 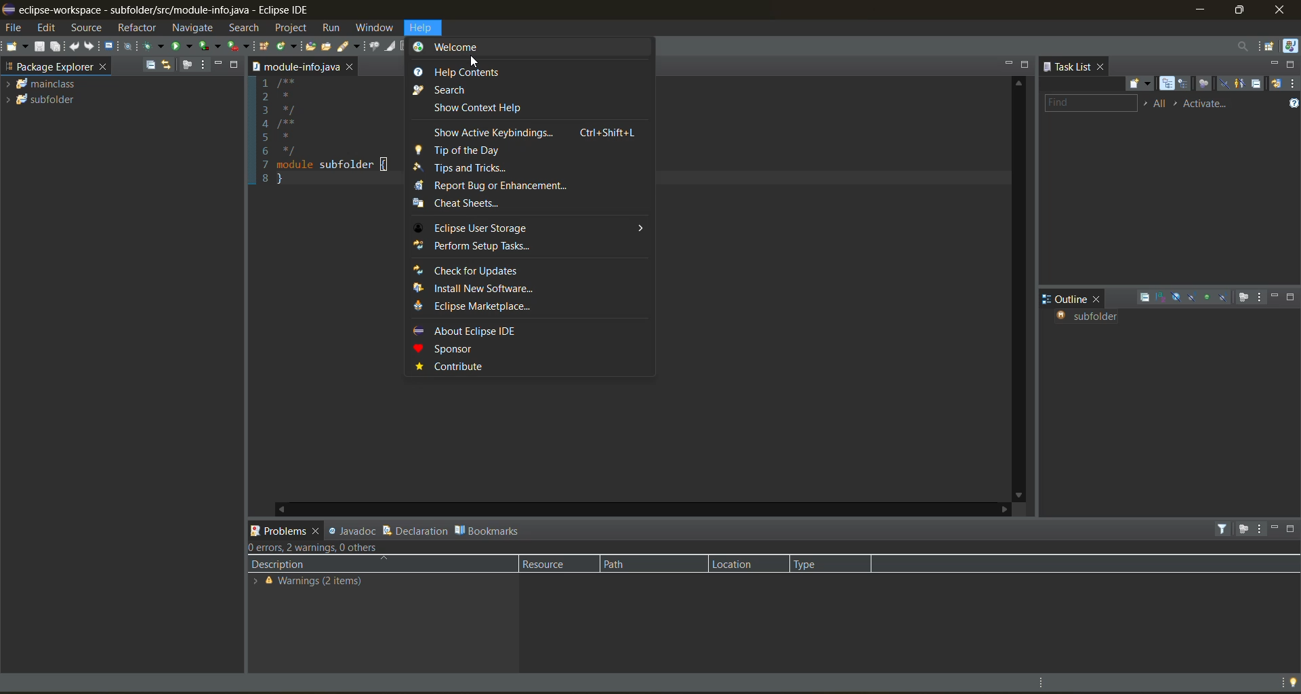 I want to click on access commands and other items, so click(x=1243, y=45).